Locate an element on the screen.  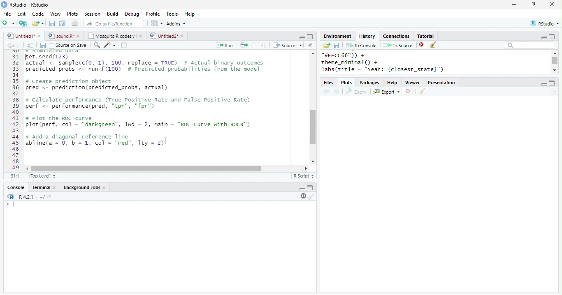
search file is located at coordinates (114, 23).